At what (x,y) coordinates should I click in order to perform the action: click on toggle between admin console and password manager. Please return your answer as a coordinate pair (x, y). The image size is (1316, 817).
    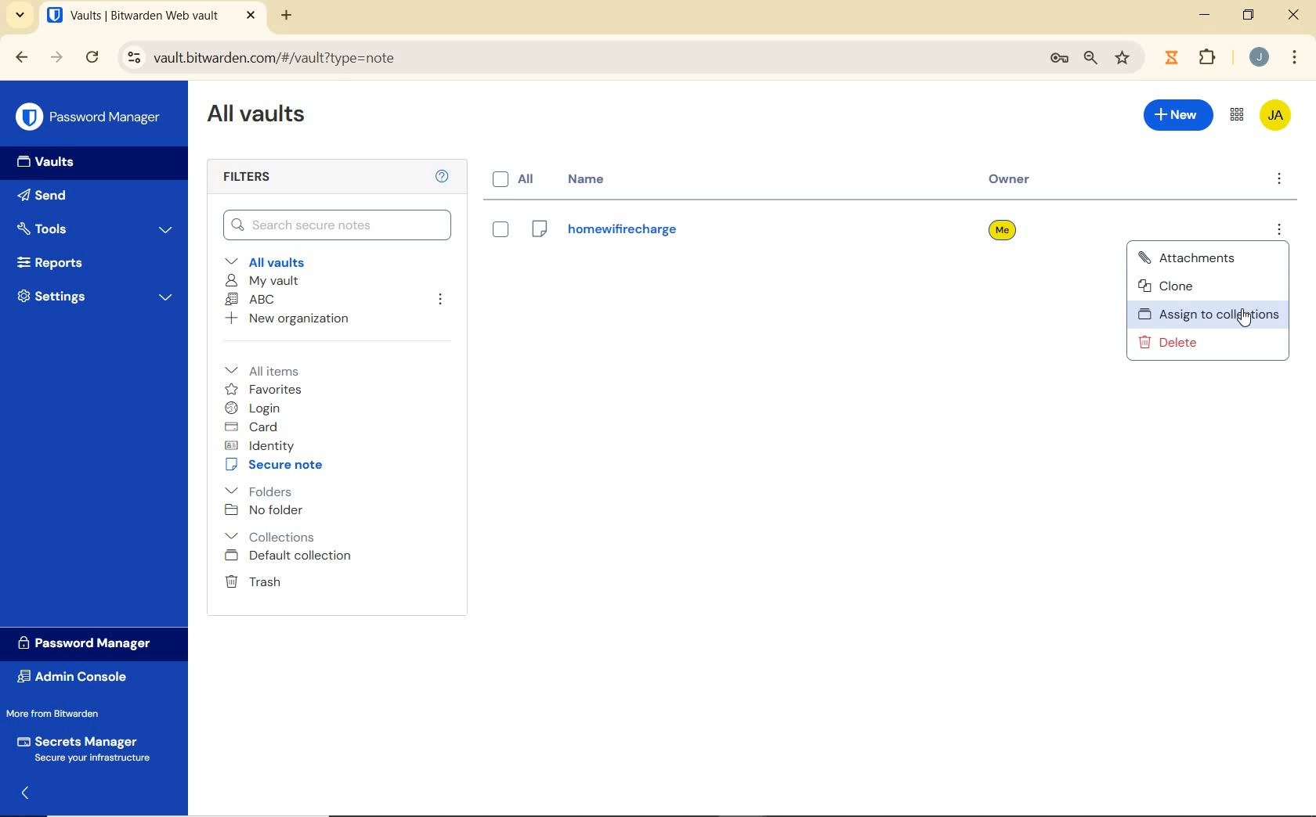
    Looking at the image, I should click on (1237, 116).